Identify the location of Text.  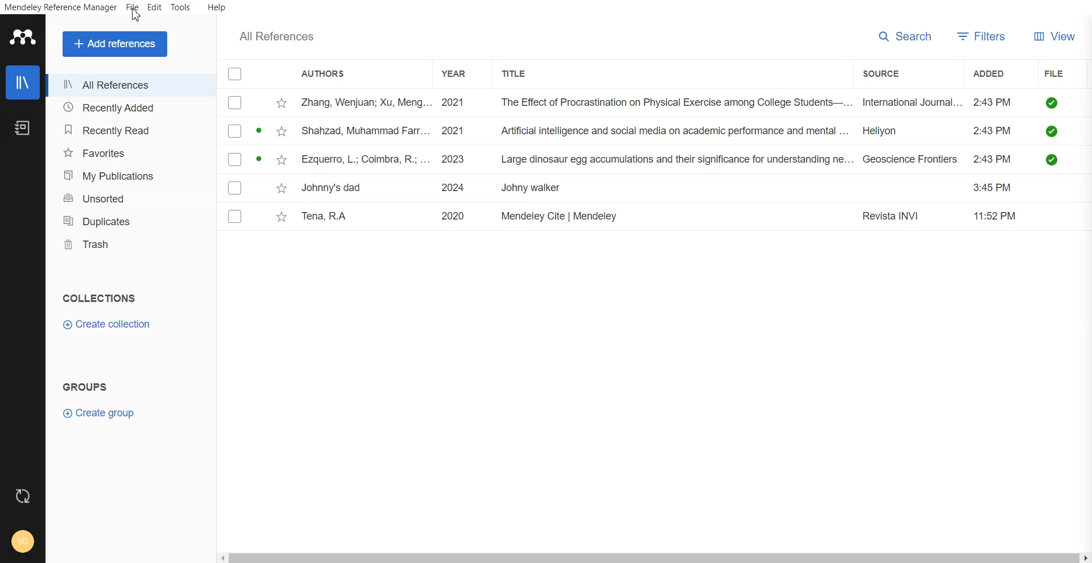
(87, 386).